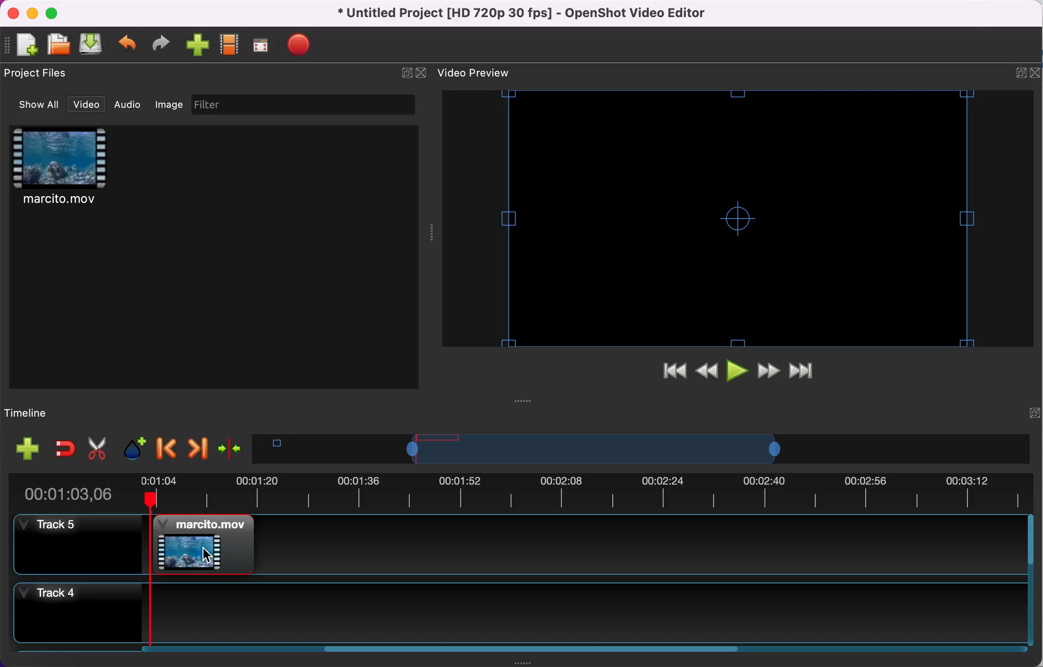  Describe the element at coordinates (706, 374) in the screenshot. I see `rewind` at that location.